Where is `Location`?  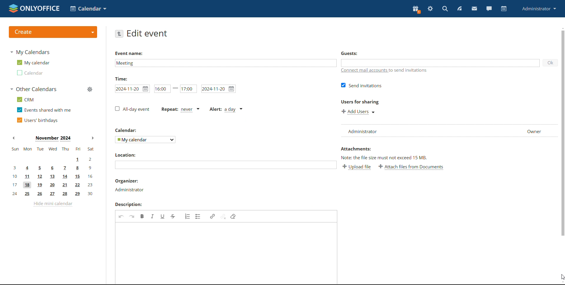
Location is located at coordinates (125, 155).